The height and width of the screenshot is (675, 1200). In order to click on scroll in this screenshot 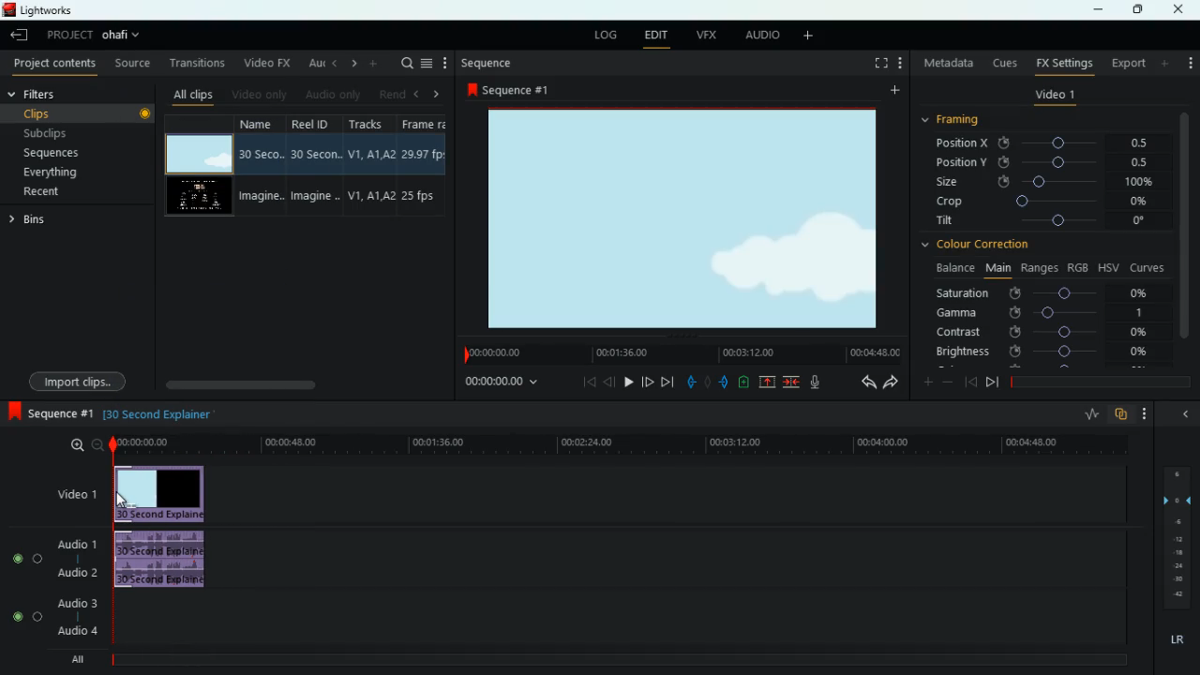, I will do `click(281, 382)`.